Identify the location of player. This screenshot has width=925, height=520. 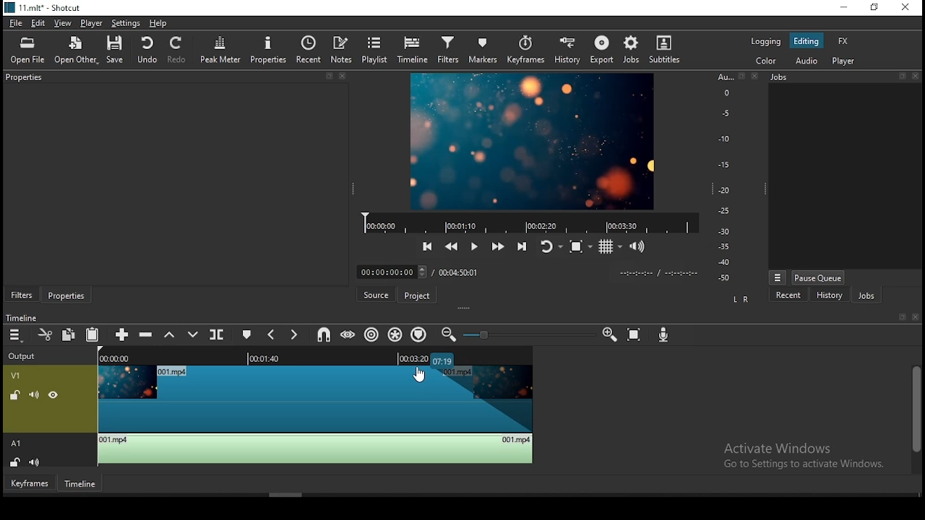
(843, 60).